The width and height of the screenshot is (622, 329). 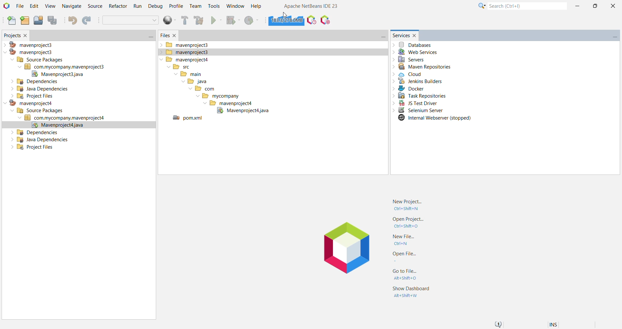 What do you see at coordinates (407, 275) in the screenshot?
I see `Go to File` at bounding box center [407, 275].